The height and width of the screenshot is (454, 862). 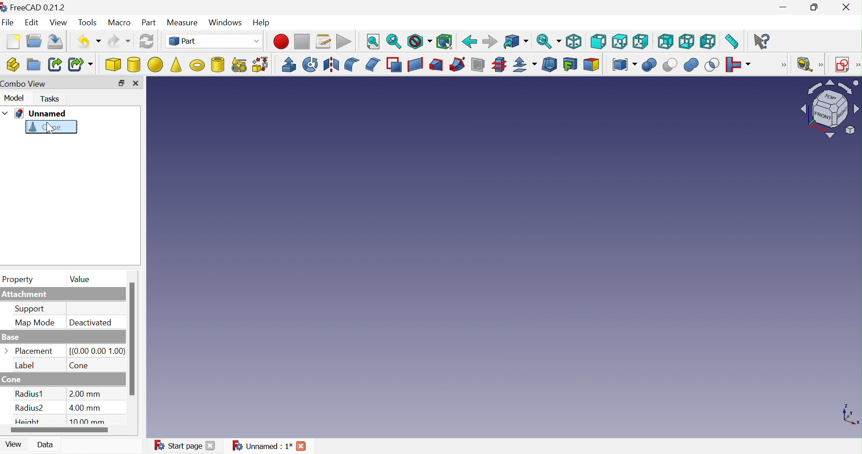 I want to click on Restore down, so click(x=814, y=9).